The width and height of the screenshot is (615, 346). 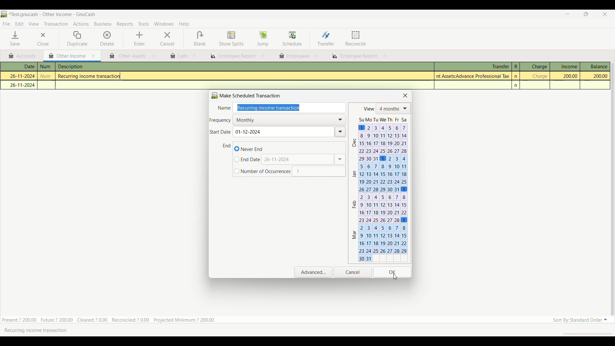 I want to click on File menu, so click(x=6, y=24).